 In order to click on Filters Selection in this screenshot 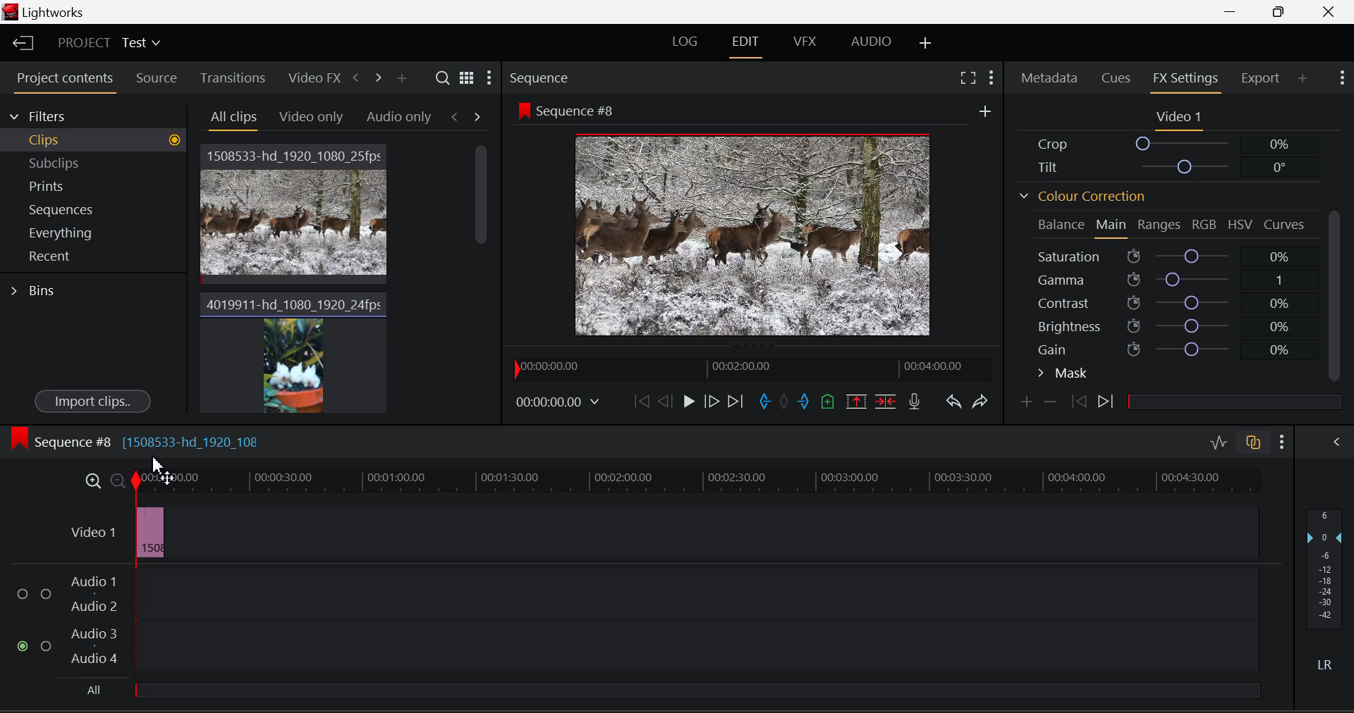, I will do `click(92, 116)`.